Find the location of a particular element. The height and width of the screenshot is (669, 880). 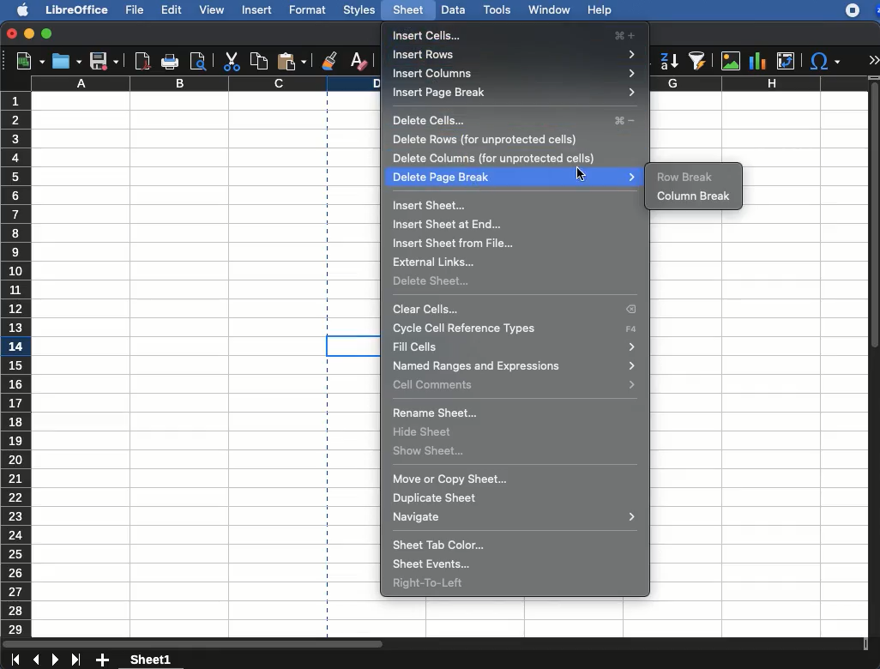

file is located at coordinates (133, 9).